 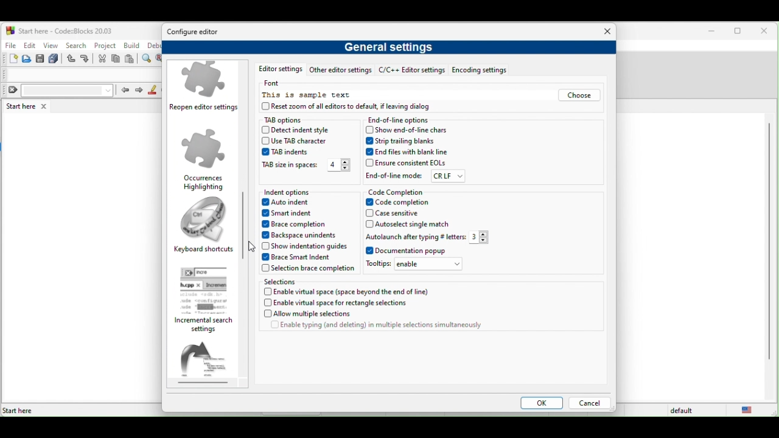 What do you see at coordinates (18, 411) in the screenshot?
I see `Start here` at bounding box center [18, 411].